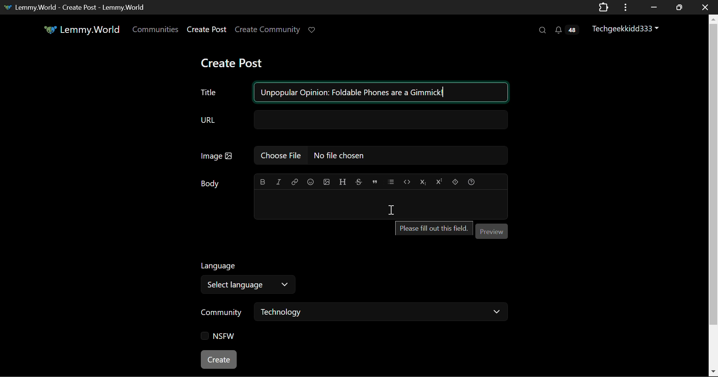  What do you see at coordinates (455, 181) in the screenshot?
I see `spoiler` at bounding box center [455, 181].